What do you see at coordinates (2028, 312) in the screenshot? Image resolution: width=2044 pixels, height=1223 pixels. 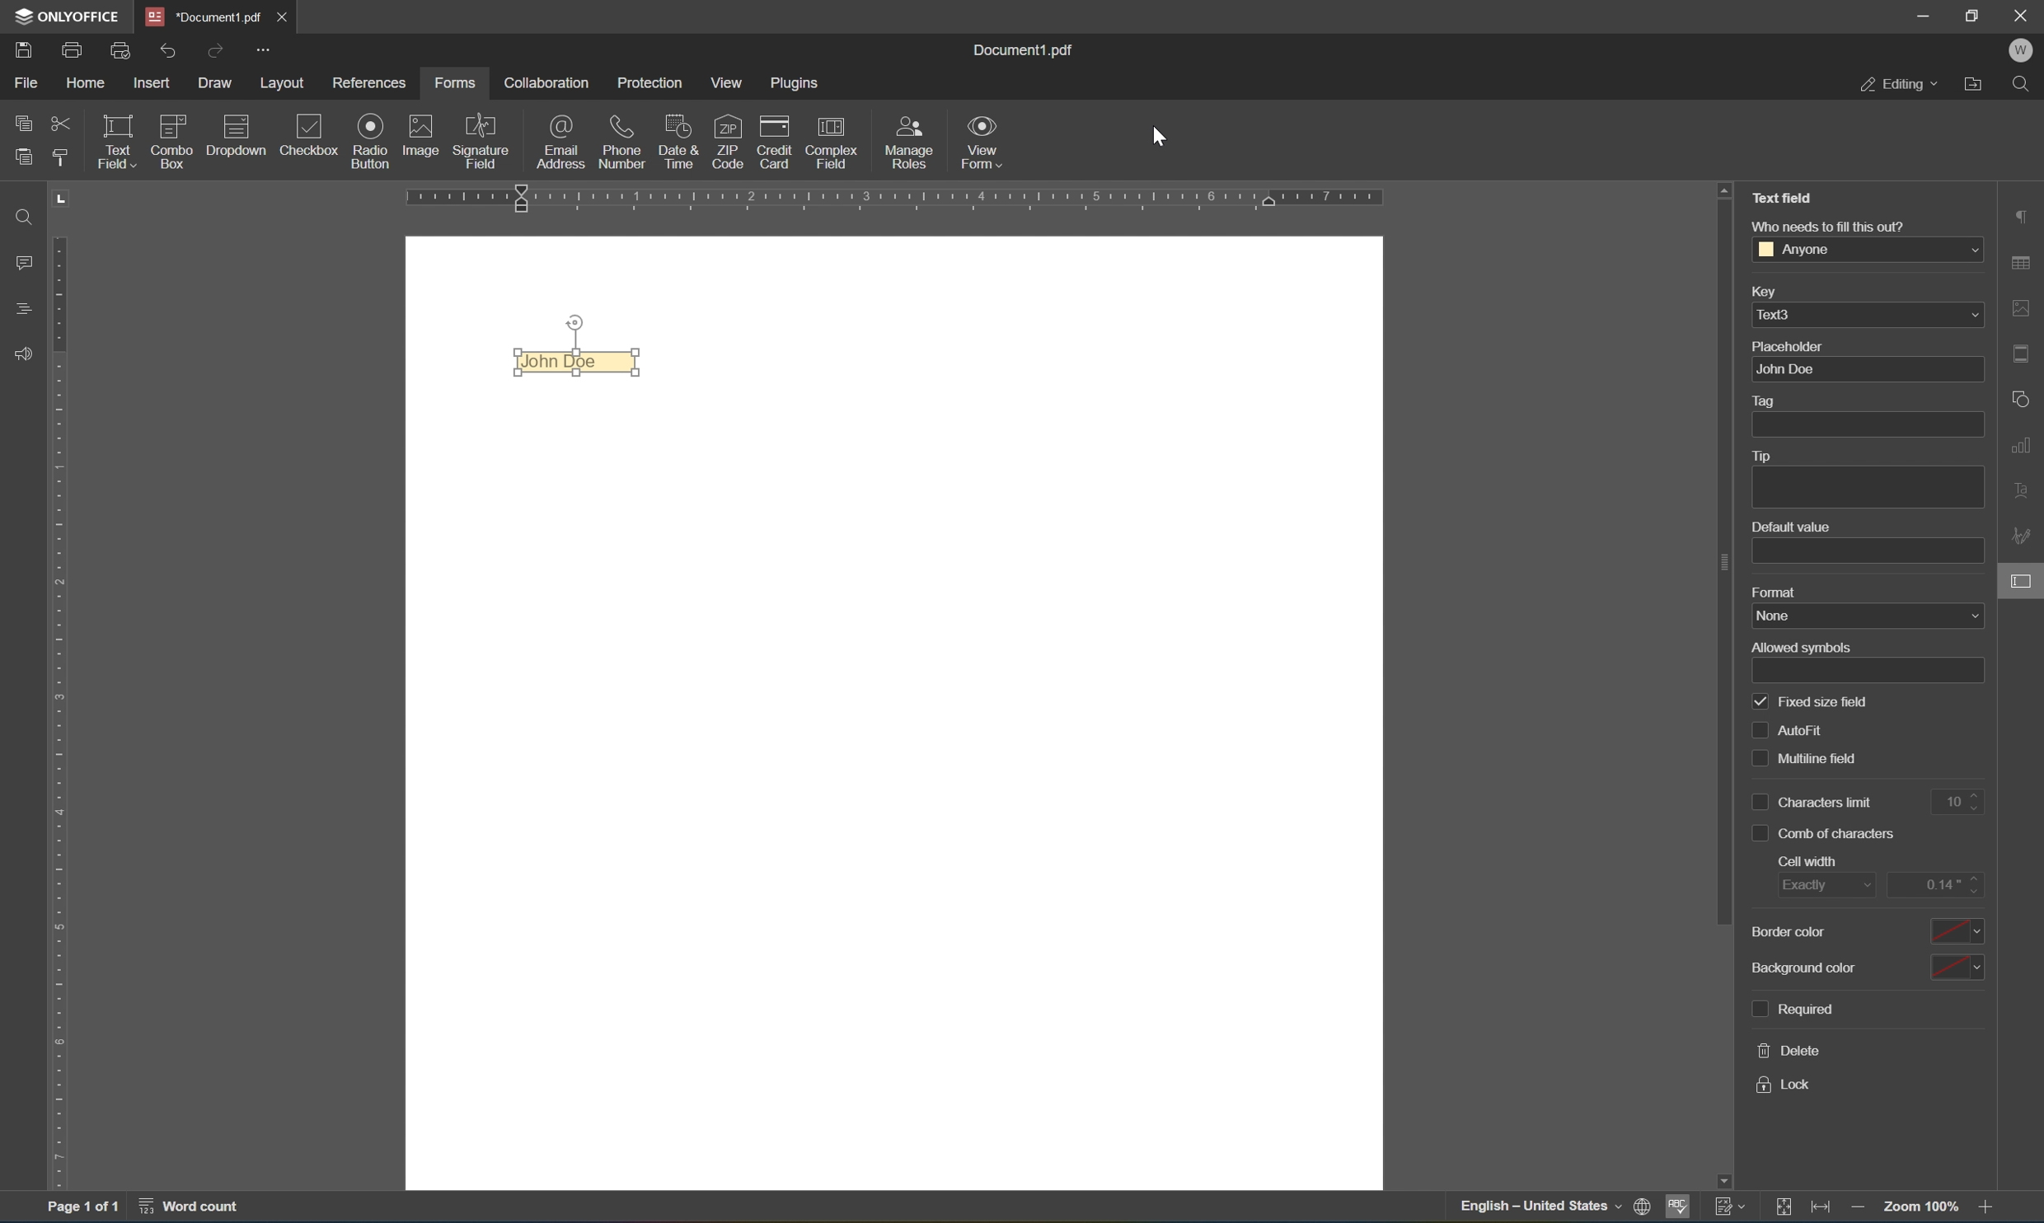 I see `image settings` at bounding box center [2028, 312].